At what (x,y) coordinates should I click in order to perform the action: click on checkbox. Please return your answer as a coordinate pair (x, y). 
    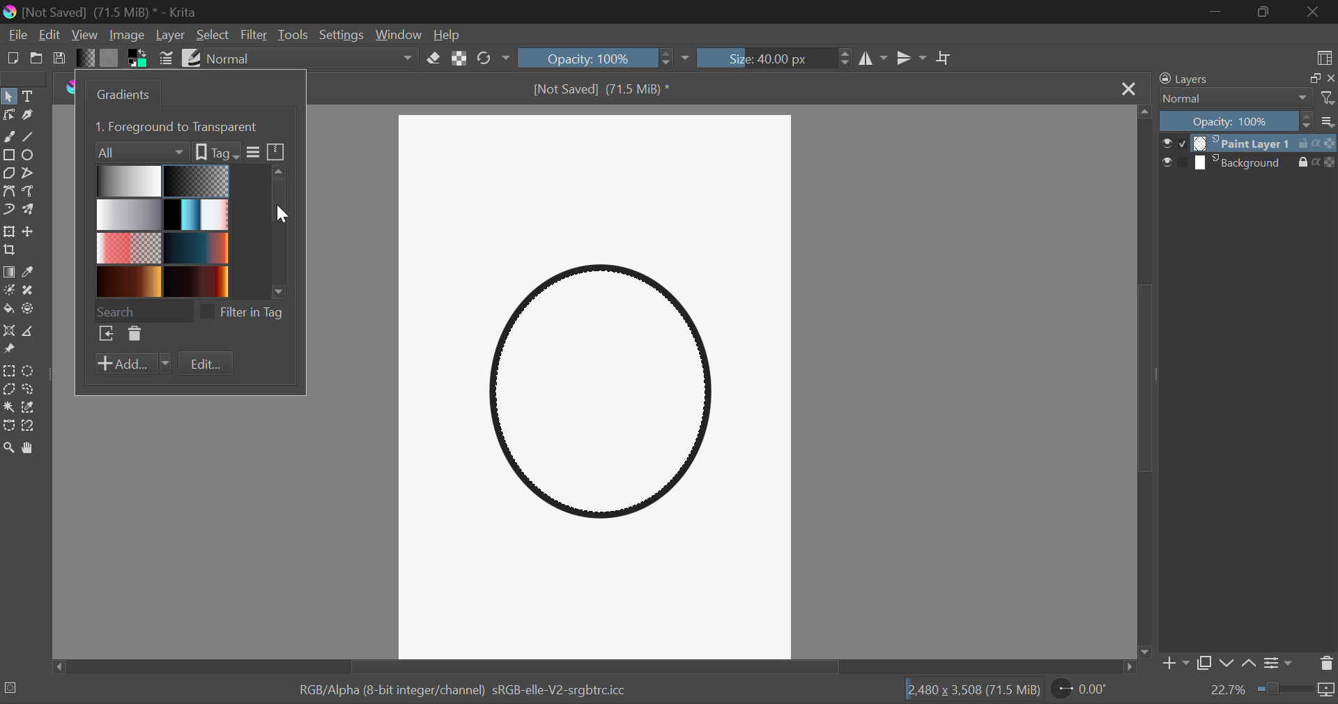
    Looking at the image, I should click on (207, 312).